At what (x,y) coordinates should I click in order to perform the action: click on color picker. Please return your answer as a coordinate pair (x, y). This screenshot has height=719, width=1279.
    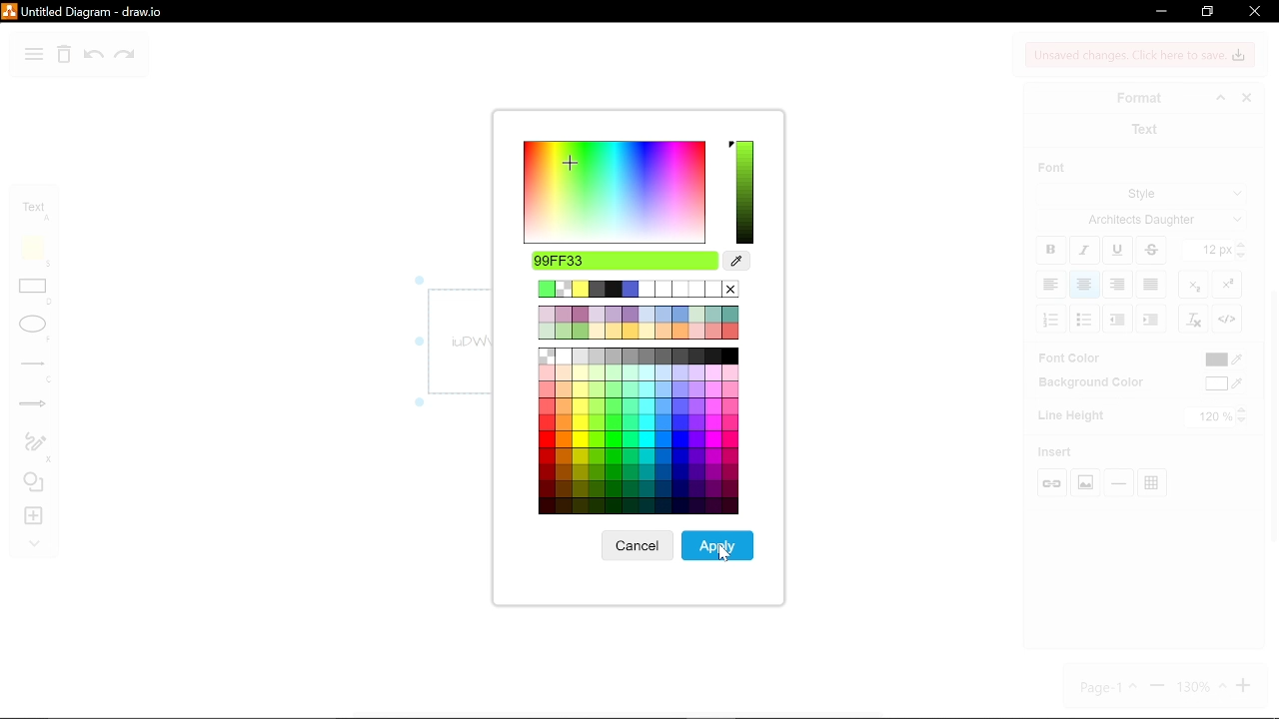
    Looking at the image, I should click on (737, 261).